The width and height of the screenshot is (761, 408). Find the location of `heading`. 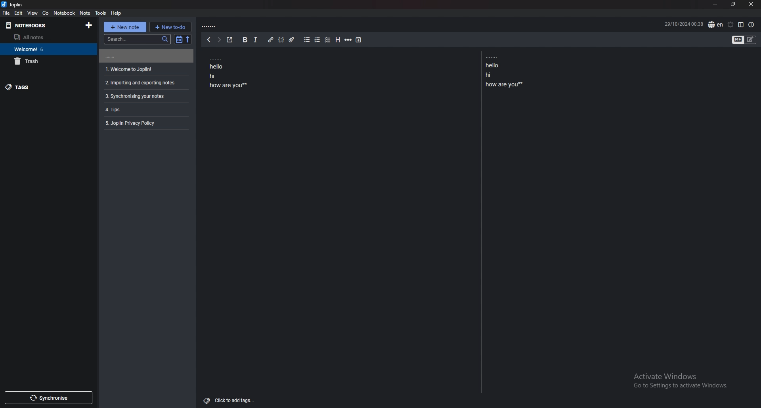

heading is located at coordinates (337, 40).